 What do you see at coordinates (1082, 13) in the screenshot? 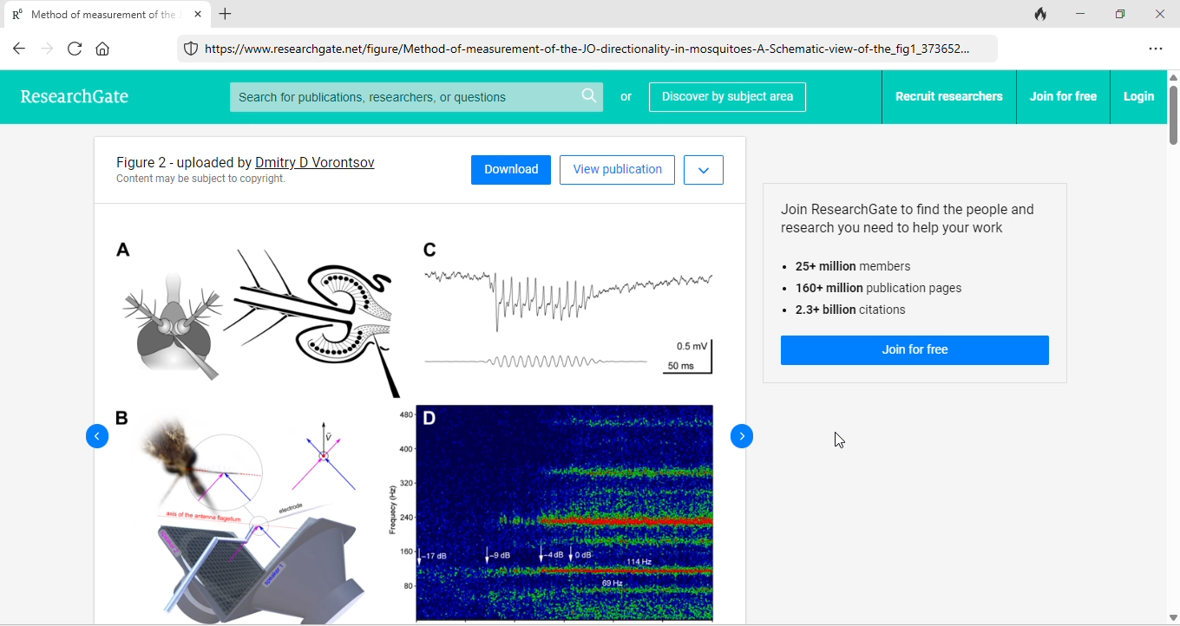
I see `minimize` at bounding box center [1082, 13].